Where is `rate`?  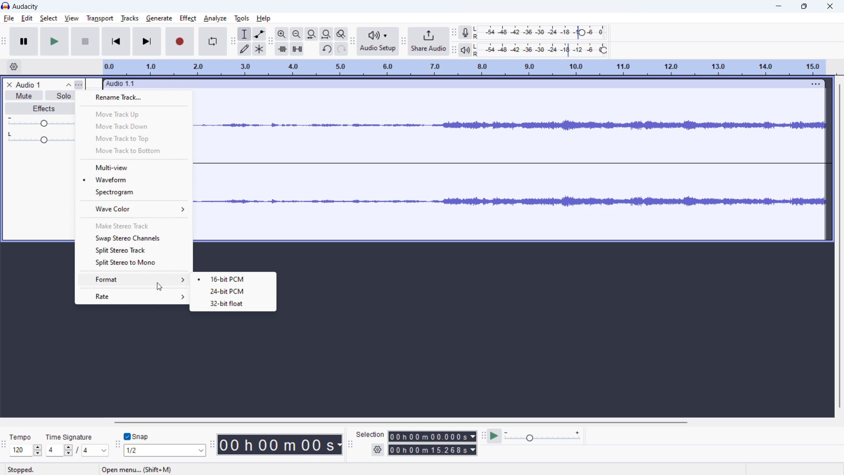 rate is located at coordinates (133, 296).